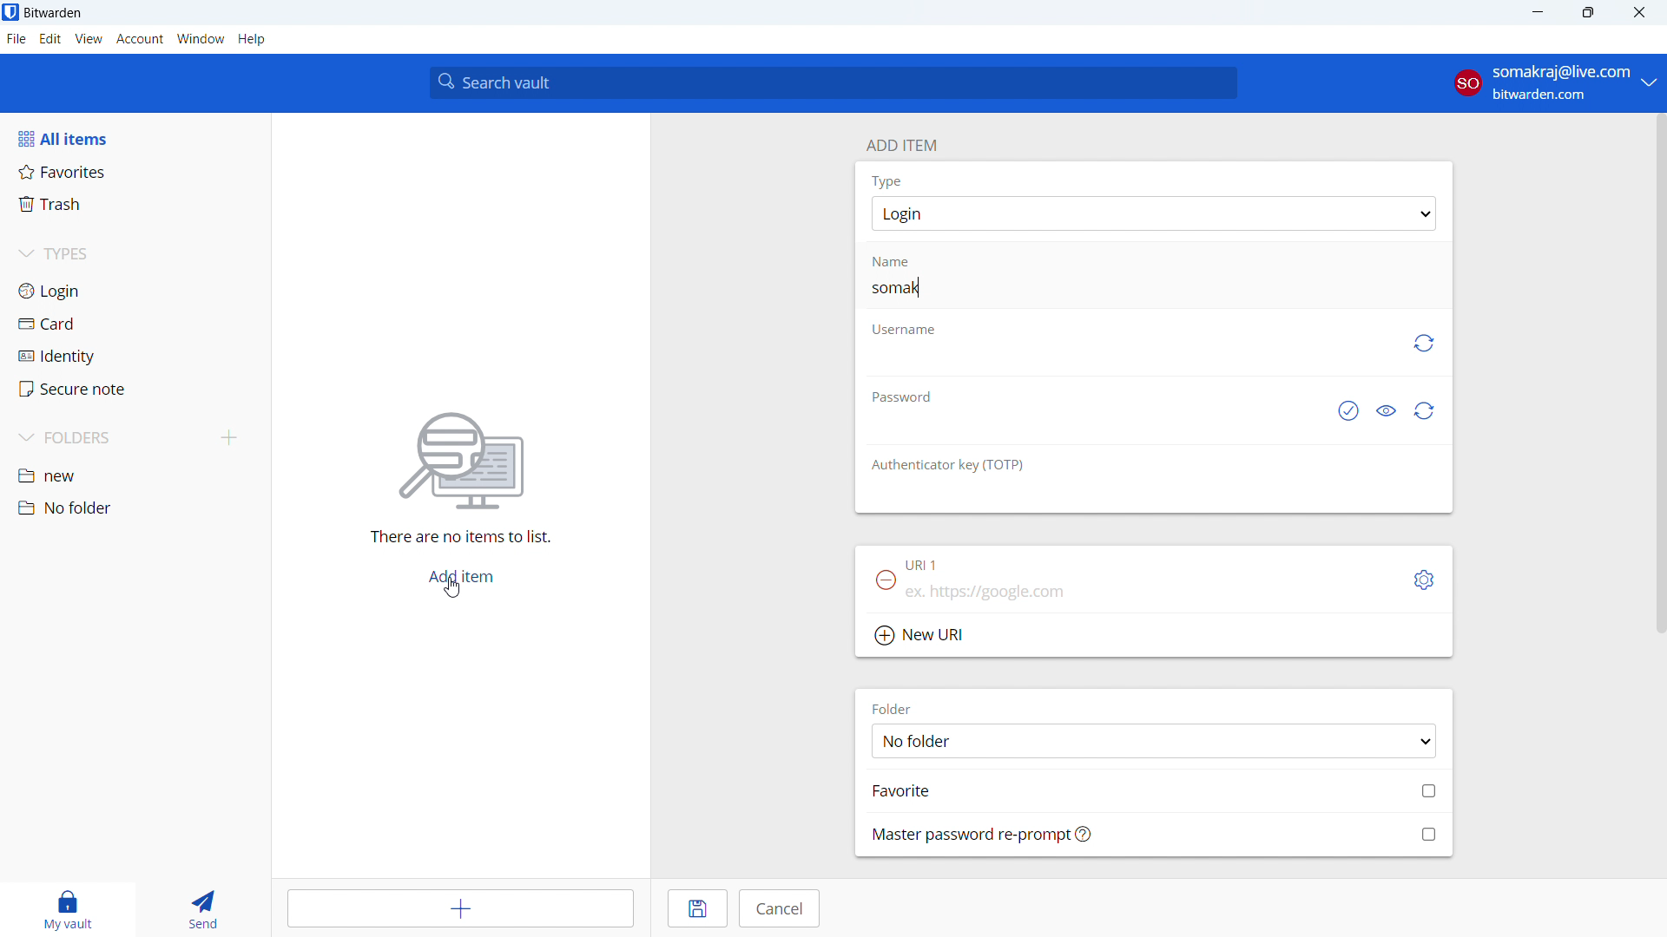 The width and height of the screenshot is (1667, 937). I want to click on select item type, so click(1154, 213).